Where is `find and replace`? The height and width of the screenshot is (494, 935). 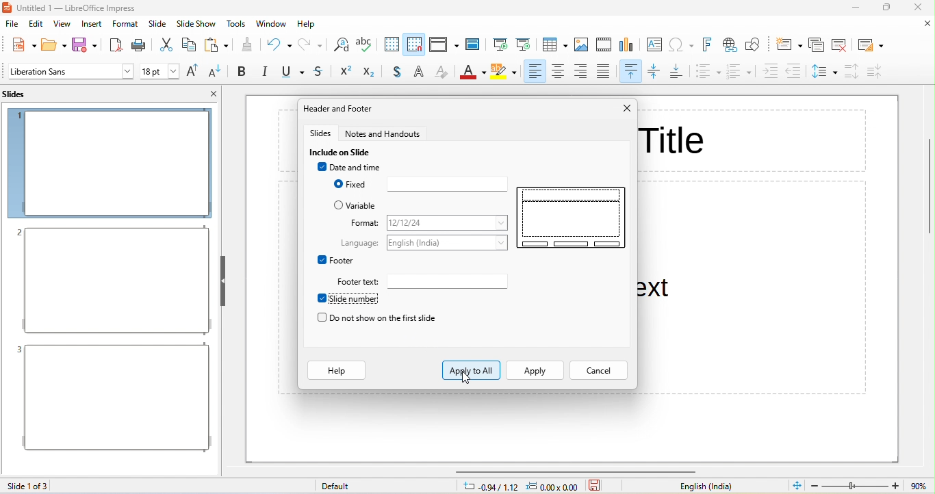 find and replace is located at coordinates (340, 46).